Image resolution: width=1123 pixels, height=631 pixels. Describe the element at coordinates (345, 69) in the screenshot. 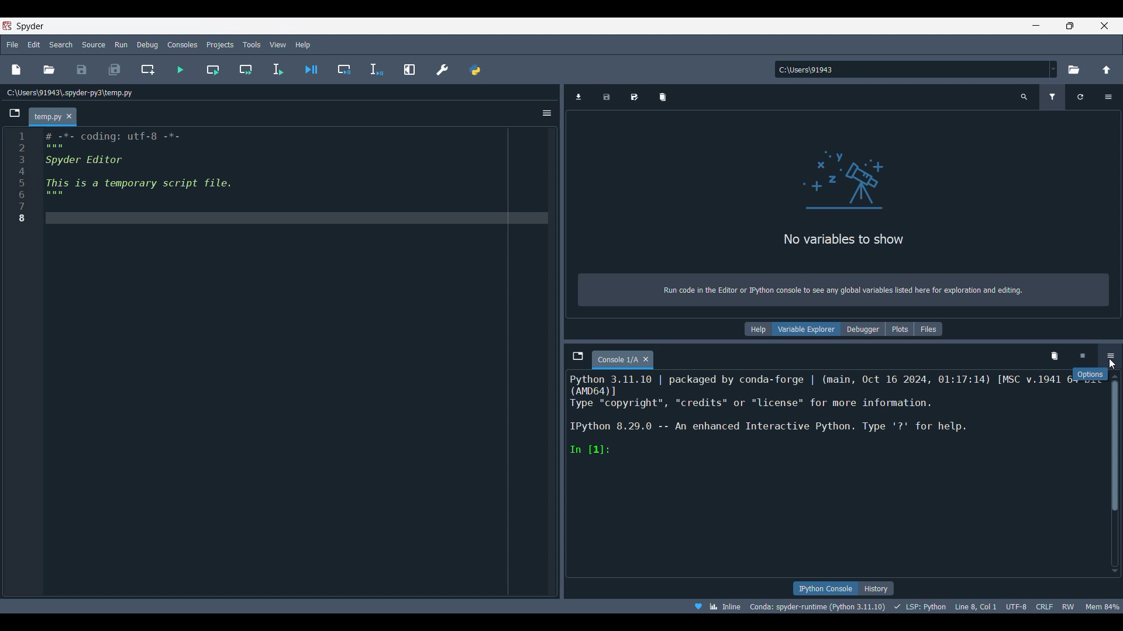

I see `Debug cell` at that location.